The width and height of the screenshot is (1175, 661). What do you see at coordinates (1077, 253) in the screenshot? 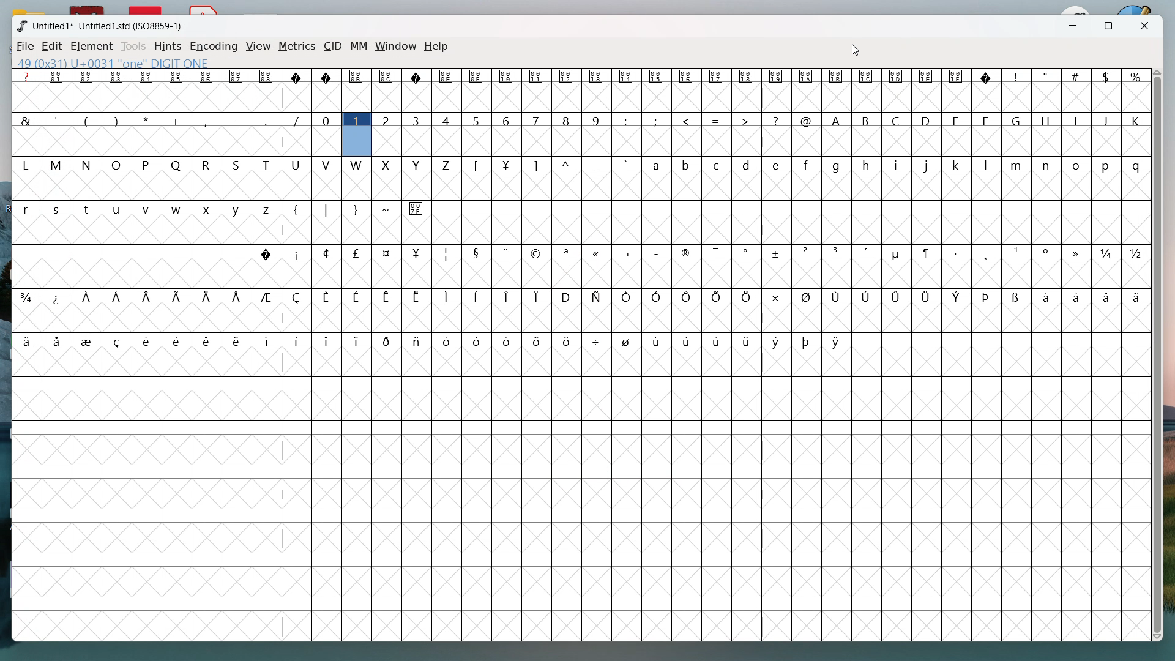
I see `symbol` at bounding box center [1077, 253].